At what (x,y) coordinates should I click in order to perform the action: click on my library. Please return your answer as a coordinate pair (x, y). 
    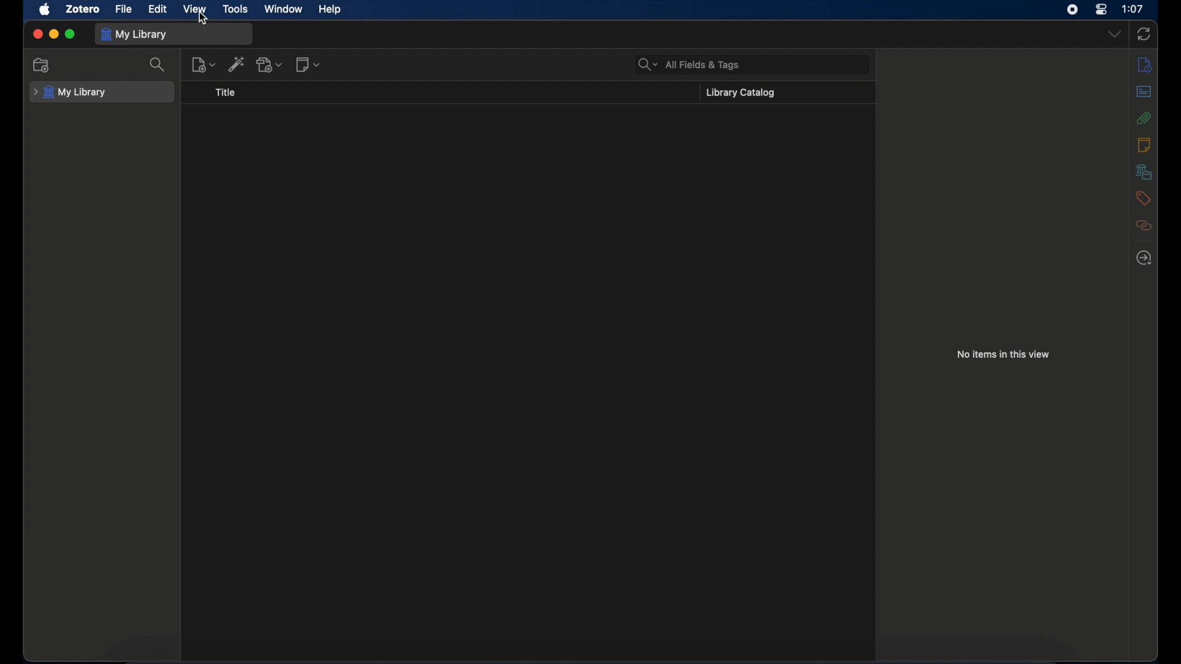
    Looking at the image, I should click on (133, 35).